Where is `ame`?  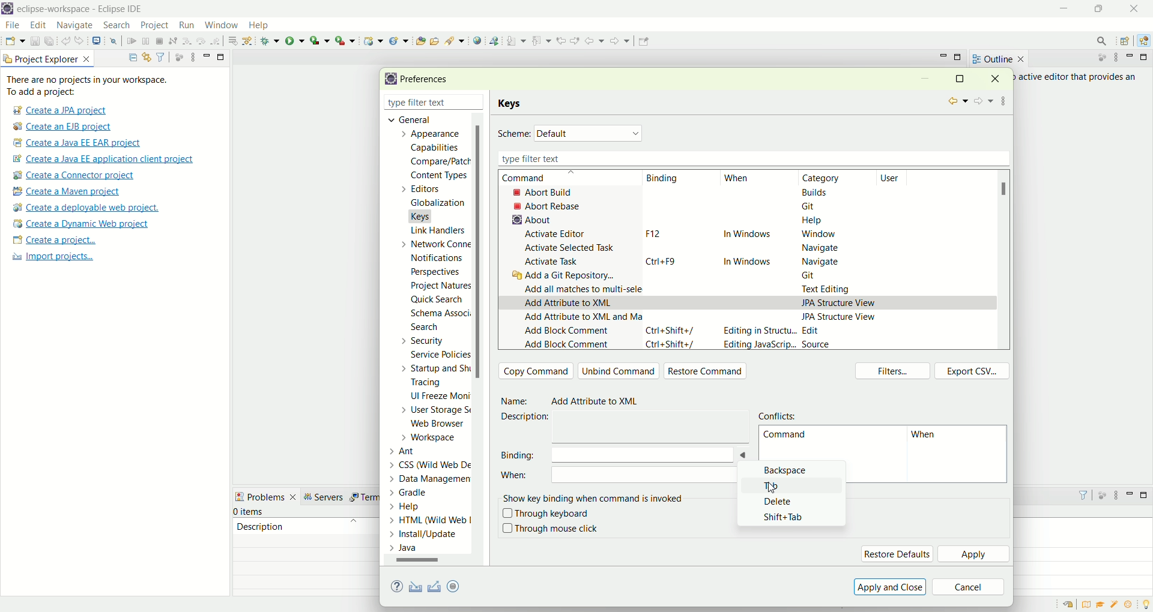
ame is located at coordinates (516, 401).